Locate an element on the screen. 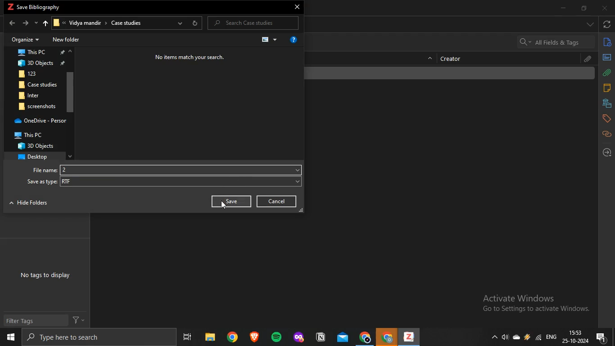  No items match your search. is located at coordinates (192, 59).